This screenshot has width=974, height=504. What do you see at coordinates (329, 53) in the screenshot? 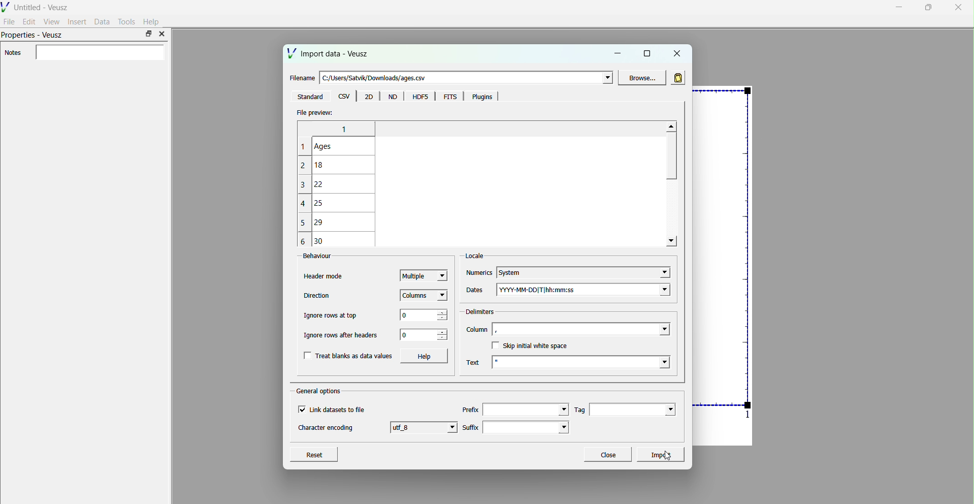
I see `Import data - Veusz` at bounding box center [329, 53].